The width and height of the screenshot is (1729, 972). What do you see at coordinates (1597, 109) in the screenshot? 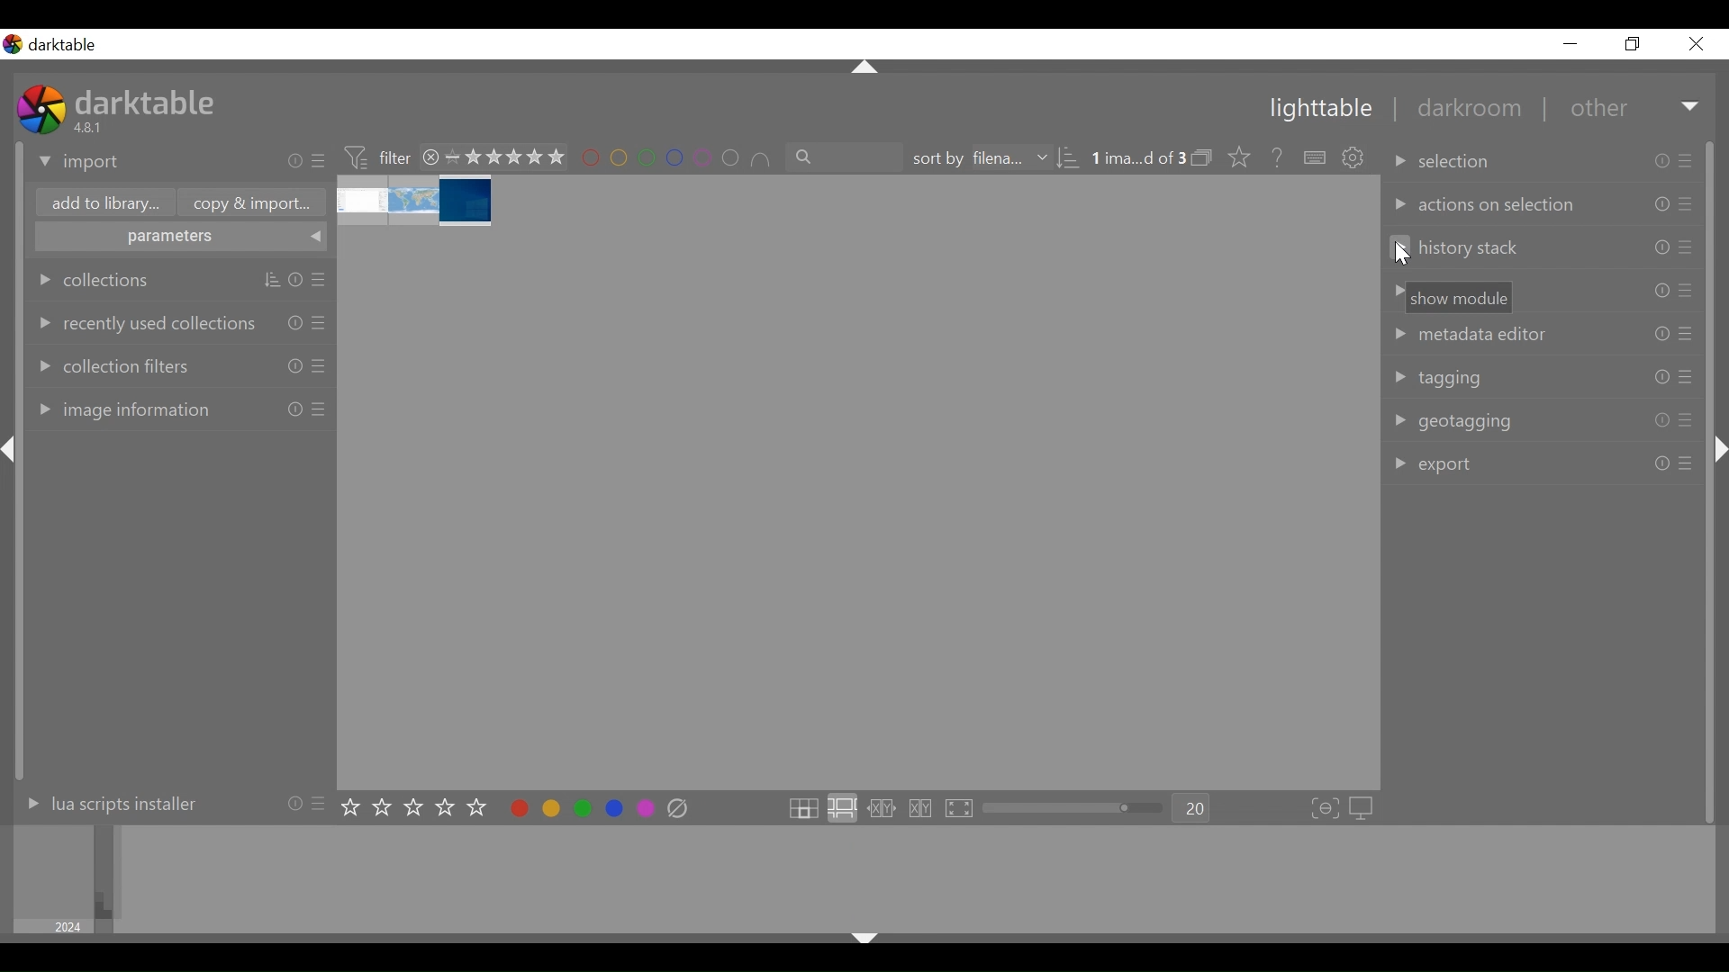
I see `other` at bounding box center [1597, 109].